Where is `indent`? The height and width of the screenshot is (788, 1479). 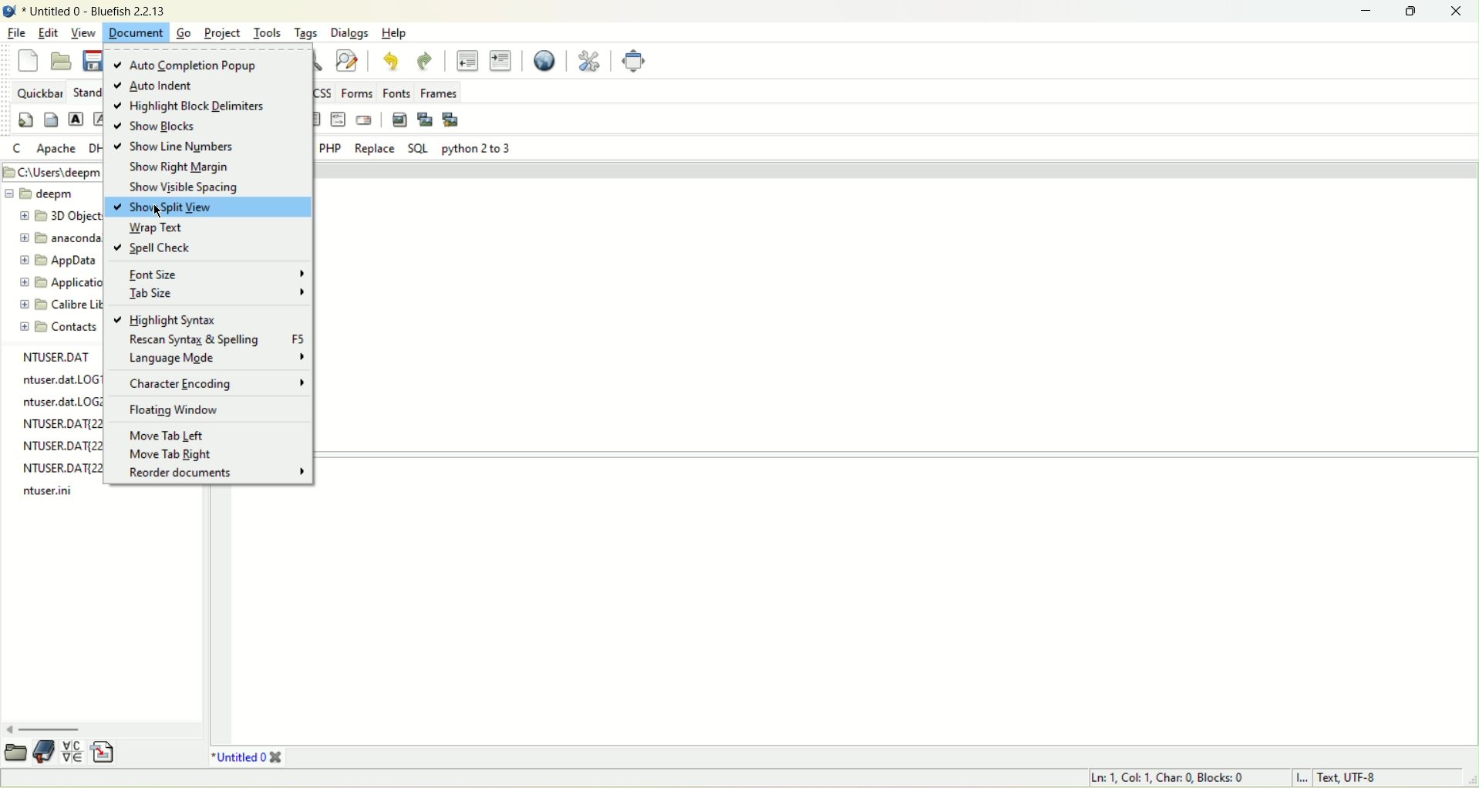 indent is located at coordinates (502, 60).